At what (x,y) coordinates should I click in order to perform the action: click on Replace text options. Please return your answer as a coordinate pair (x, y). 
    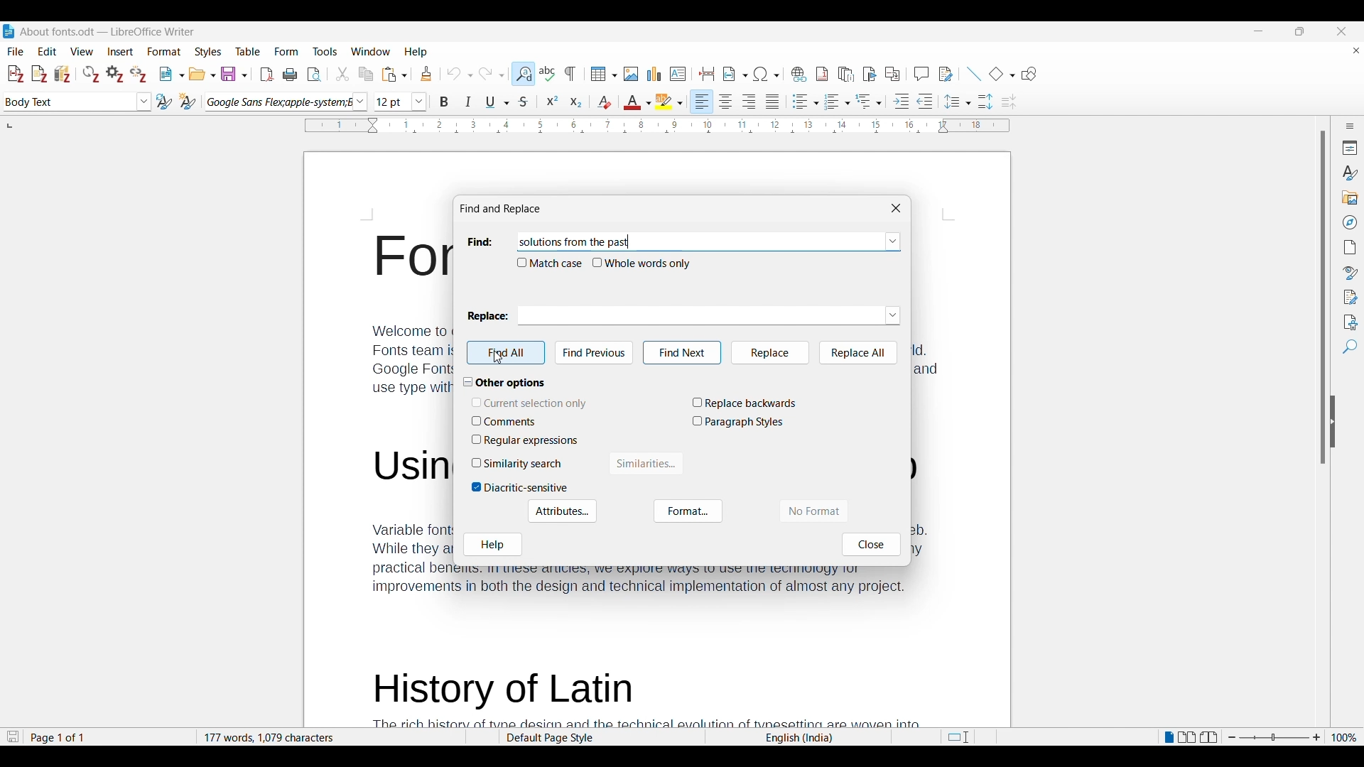
    Looking at the image, I should click on (892, 315).